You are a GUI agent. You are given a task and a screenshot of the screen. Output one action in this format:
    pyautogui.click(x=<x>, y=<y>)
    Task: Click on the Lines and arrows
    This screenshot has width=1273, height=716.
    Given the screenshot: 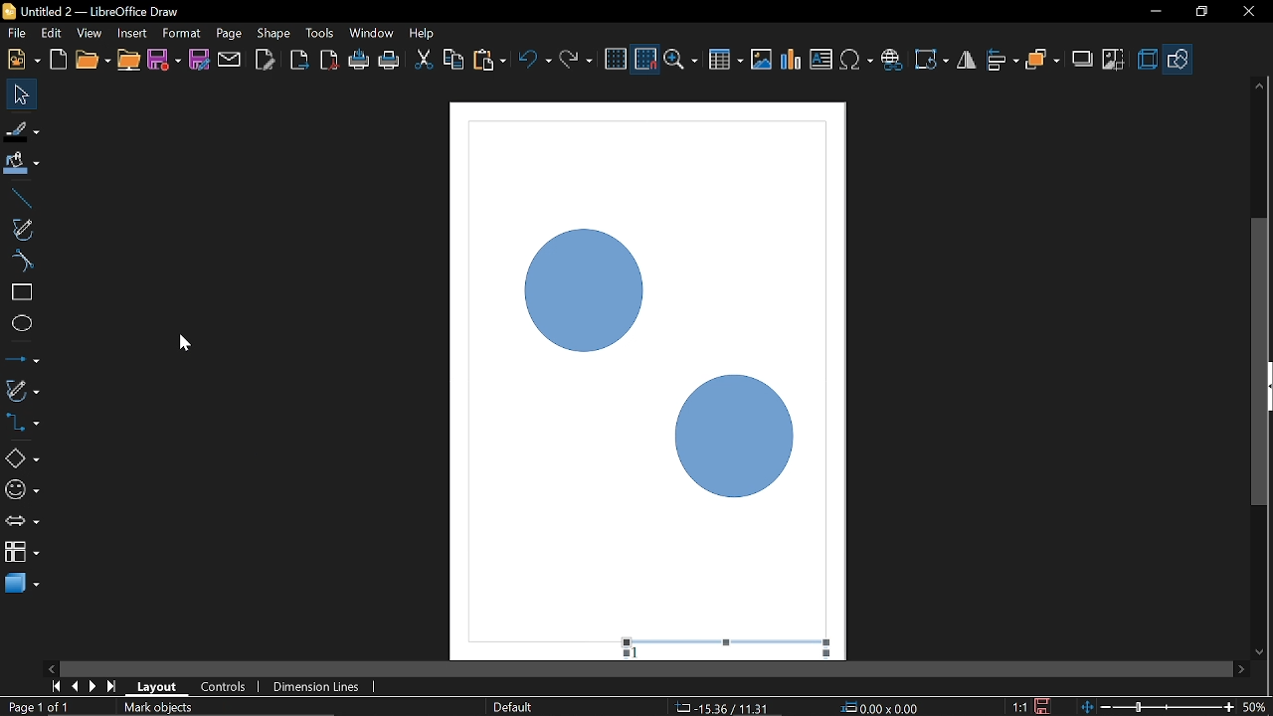 What is the action you would take?
    pyautogui.click(x=22, y=361)
    